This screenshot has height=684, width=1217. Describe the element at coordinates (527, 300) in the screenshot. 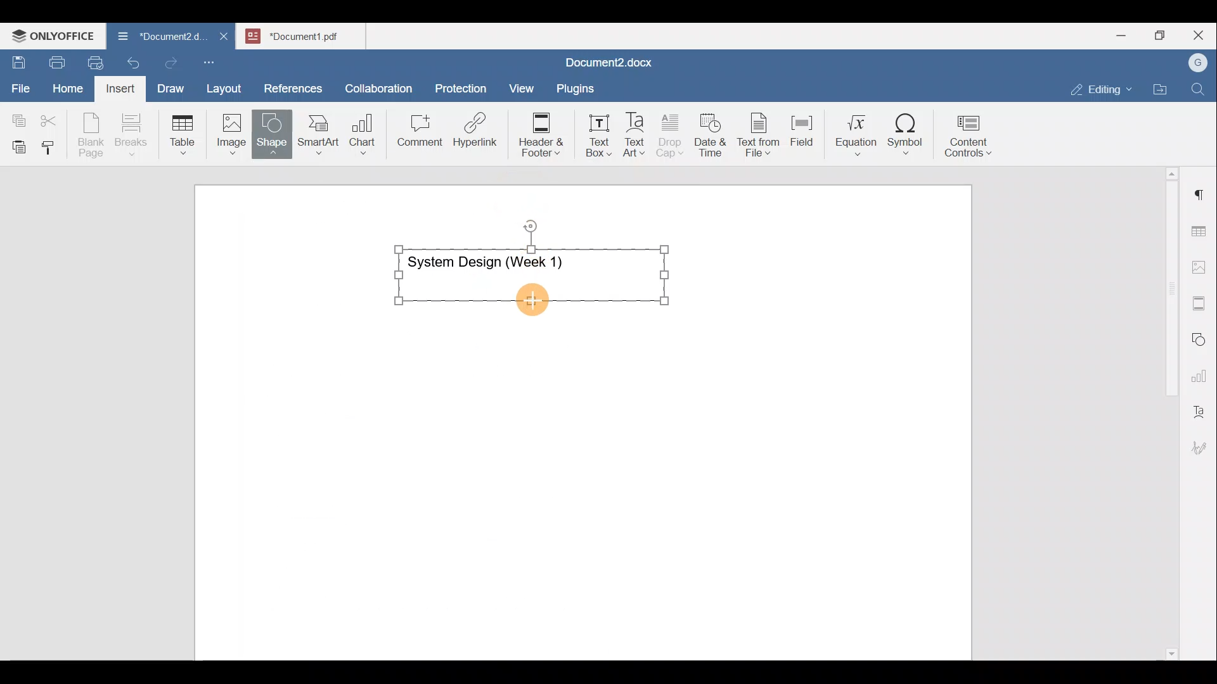

I see `Cursor` at that location.